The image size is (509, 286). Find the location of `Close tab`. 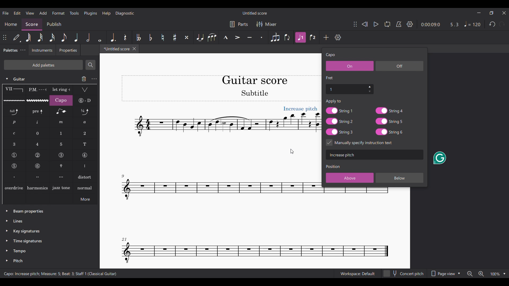

Close tab is located at coordinates (134, 49).